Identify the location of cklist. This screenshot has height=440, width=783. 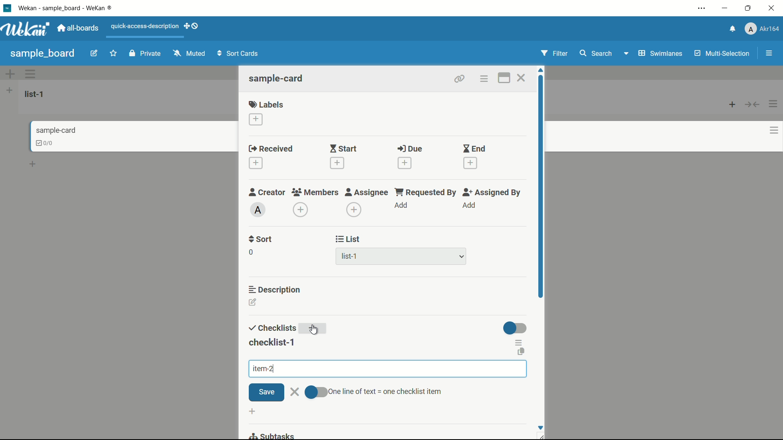
(45, 143).